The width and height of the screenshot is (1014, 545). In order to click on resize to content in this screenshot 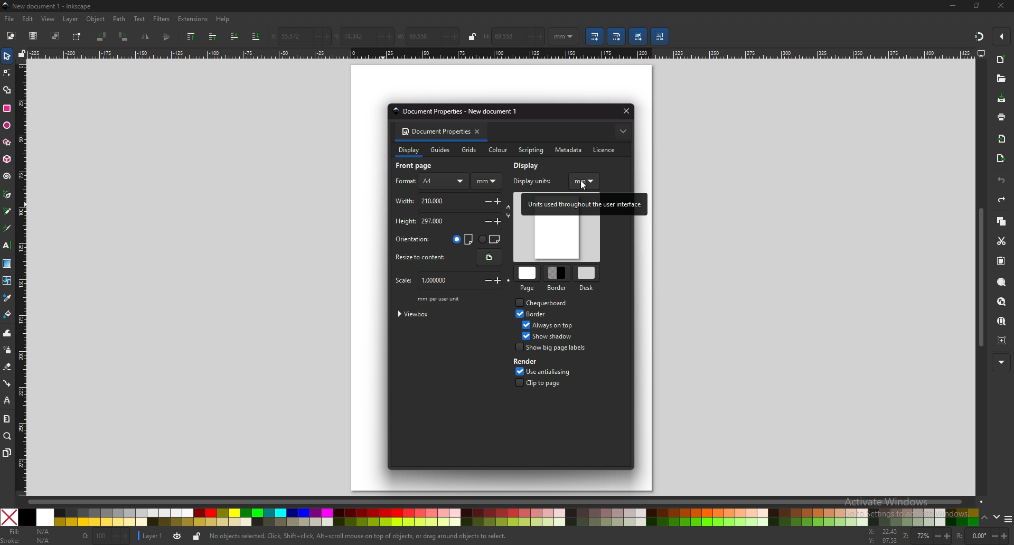, I will do `click(425, 258)`.